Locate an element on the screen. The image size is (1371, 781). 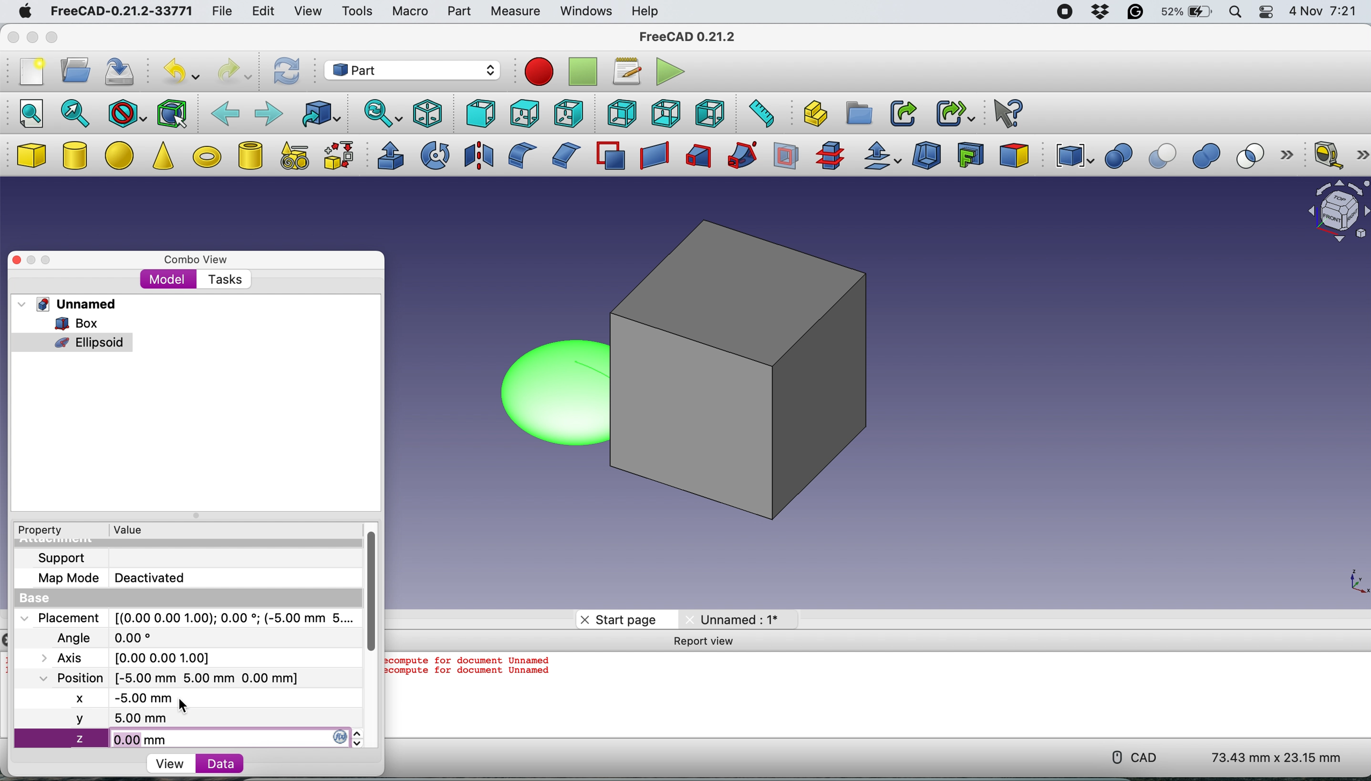
data is located at coordinates (214, 763).